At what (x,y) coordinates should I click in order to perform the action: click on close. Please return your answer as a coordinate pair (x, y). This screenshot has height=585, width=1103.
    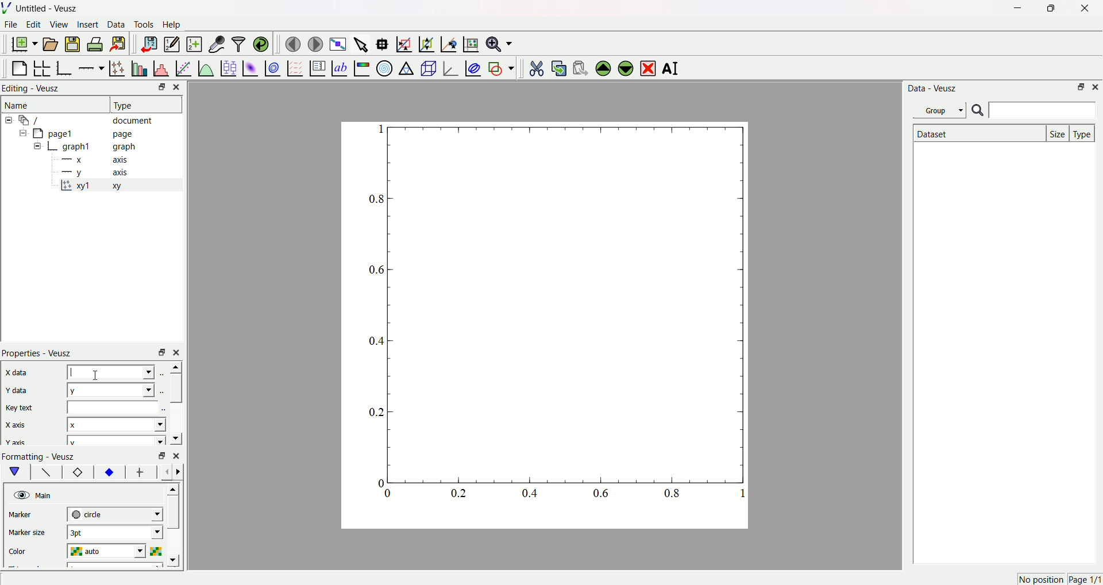
    Looking at the image, I should click on (178, 352).